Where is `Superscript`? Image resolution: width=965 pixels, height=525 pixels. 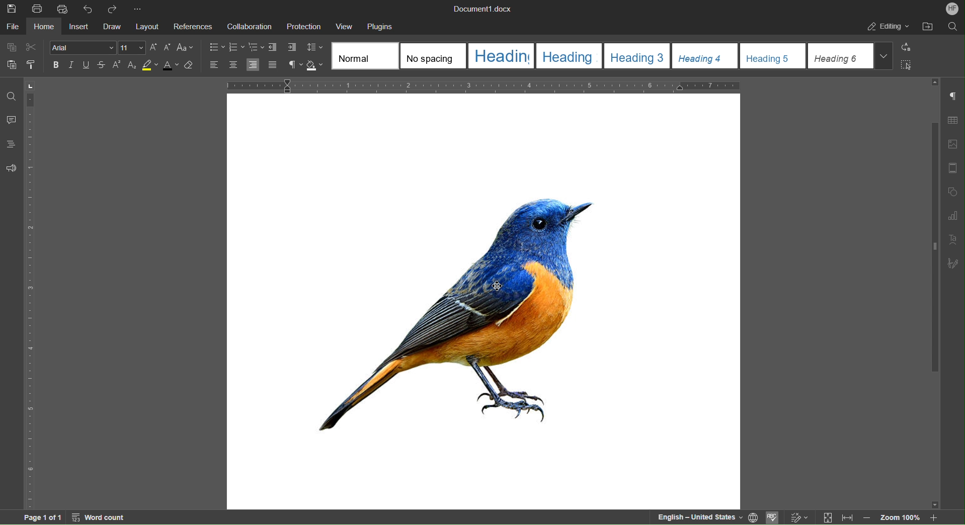 Superscript is located at coordinates (116, 65).